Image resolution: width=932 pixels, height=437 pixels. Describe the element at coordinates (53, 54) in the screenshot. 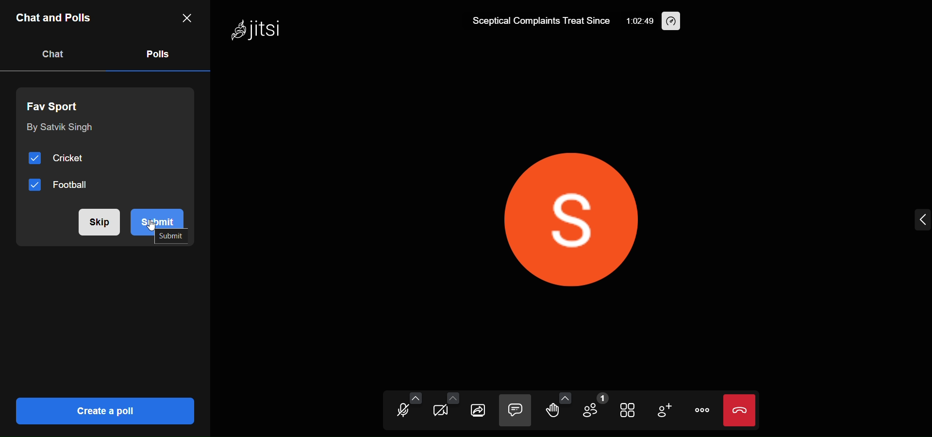

I see `chats` at that location.